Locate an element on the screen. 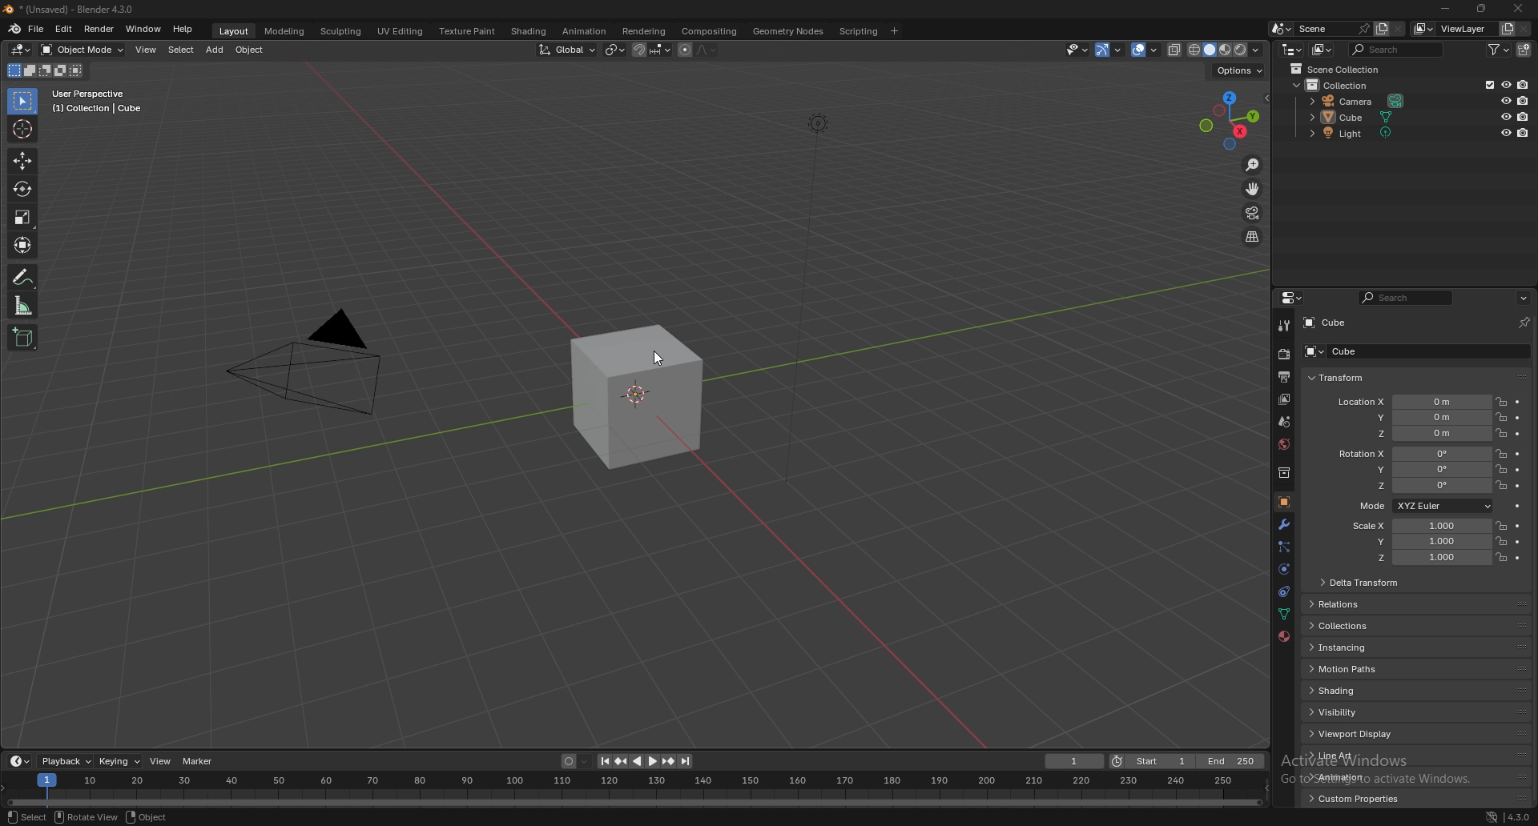  scene is located at coordinates (1283, 421).